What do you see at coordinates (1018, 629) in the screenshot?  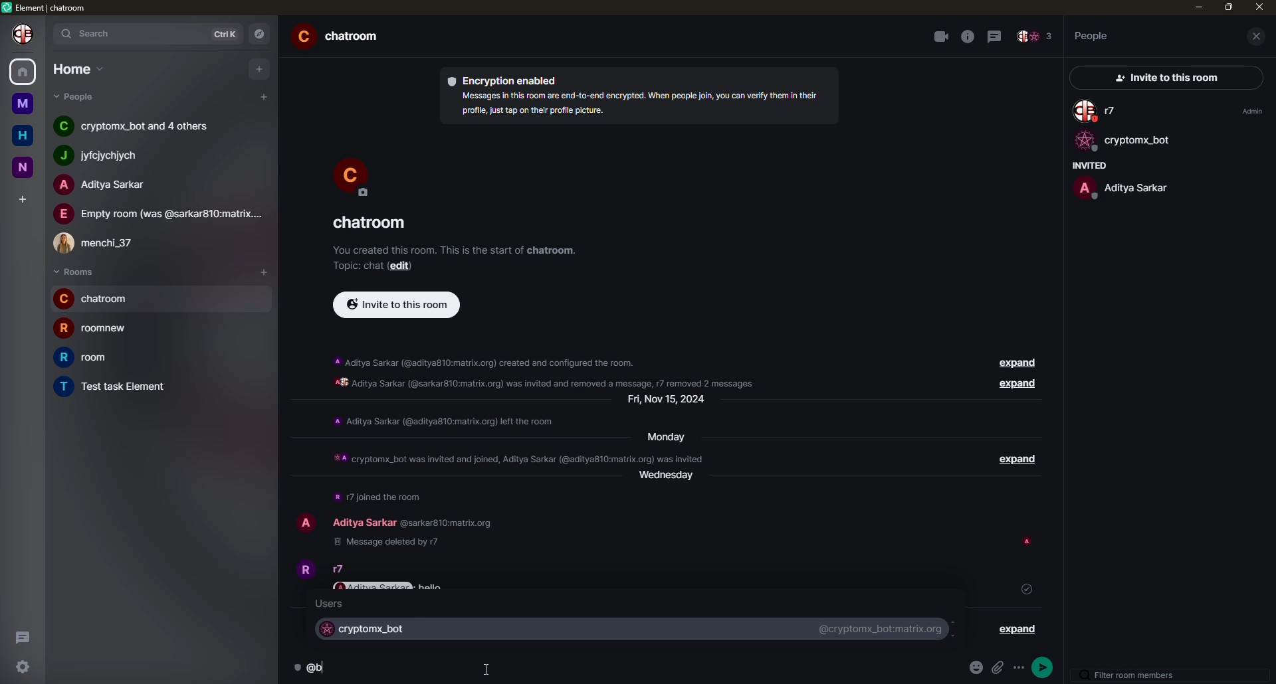 I see `expand` at bounding box center [1018, 629].